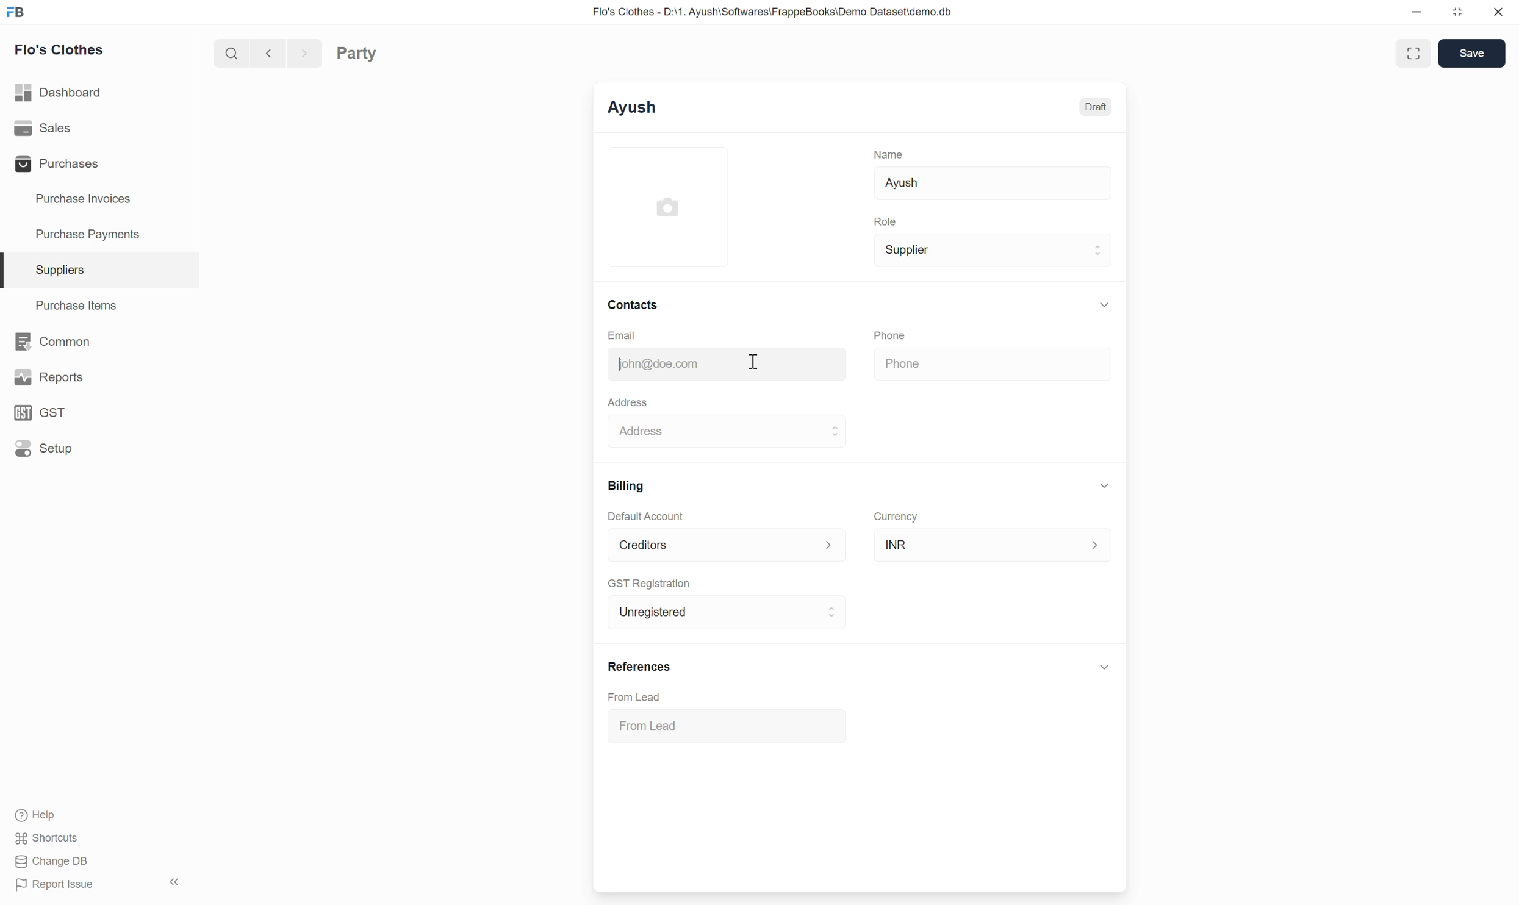 The width and height of the screenshot is (1519, 905). Describe the element at coordinates (647, 515) in the screenshot. I see `Default Account` at that location.